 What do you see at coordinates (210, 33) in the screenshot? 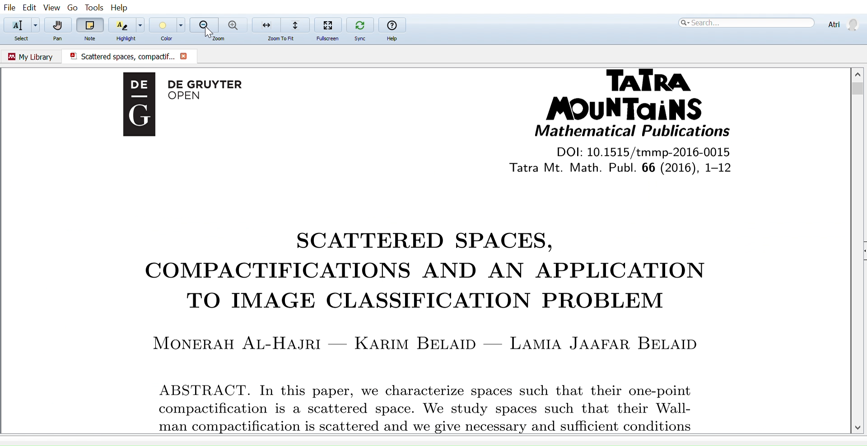
I see `cursor` at bounding box center [210, 33].